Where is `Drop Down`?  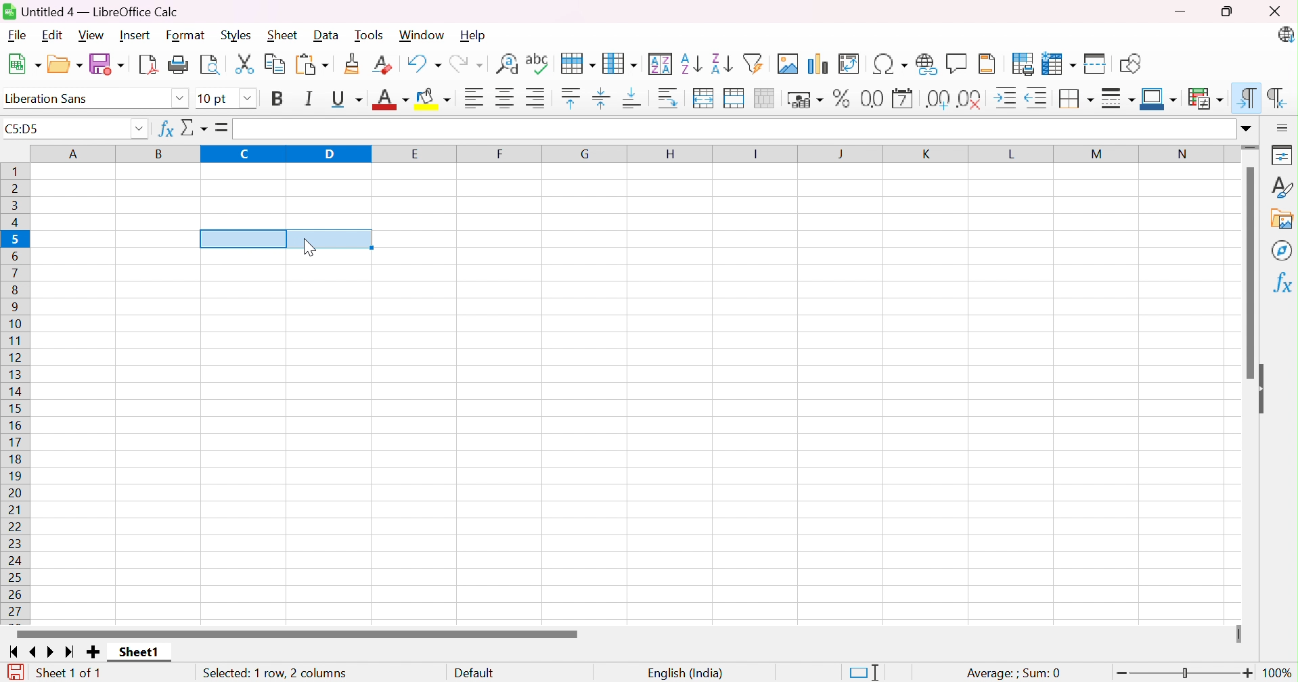 Drop Down is located at coordinates (1246, 129).